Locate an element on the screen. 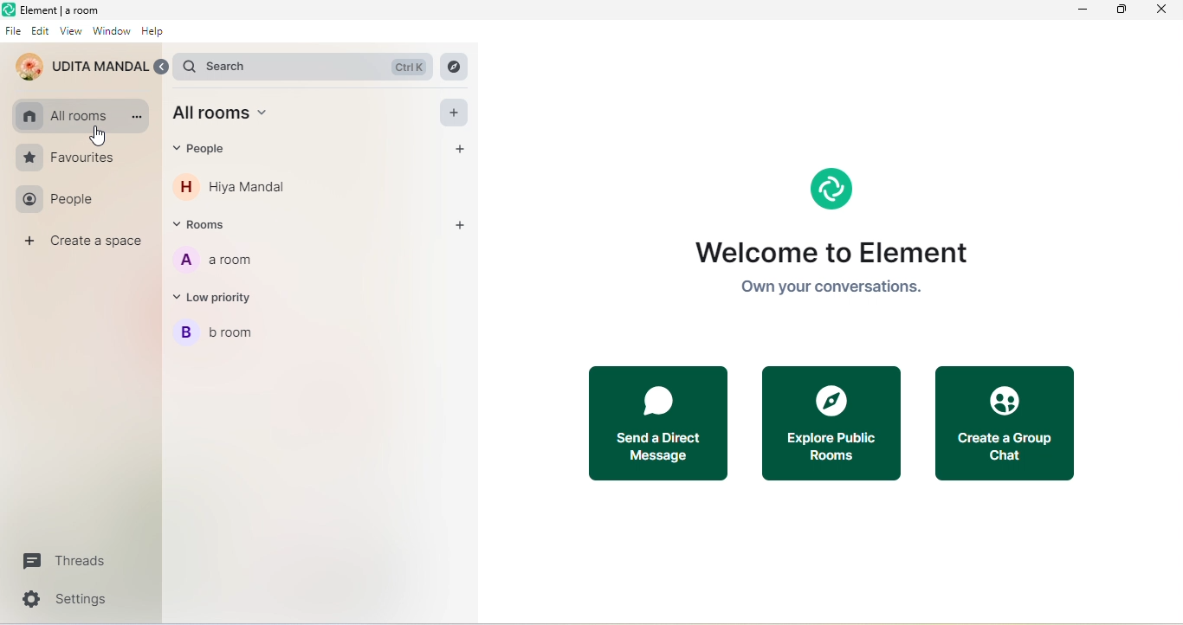 This screenshot has width=1183, height=625. All rooms  is located at coordinates (233, 114).